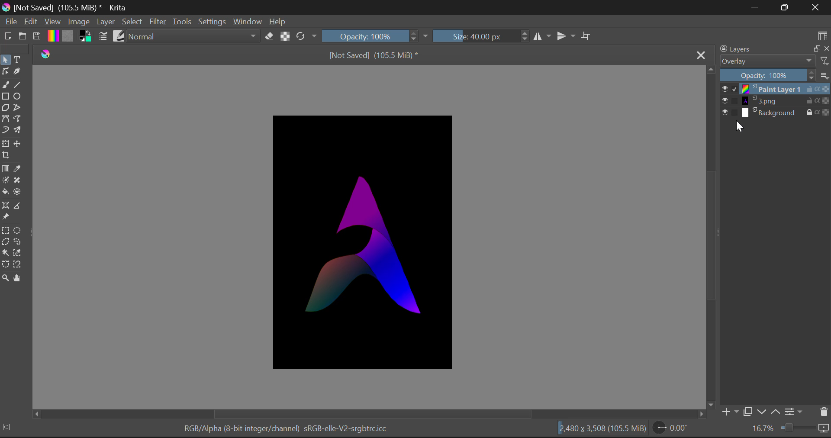 The width and height of the screenshot is (831, 438). What do you see at coordinates (48, 55) in the screenshot?
I see `logo` at bounding box center [48, 55].